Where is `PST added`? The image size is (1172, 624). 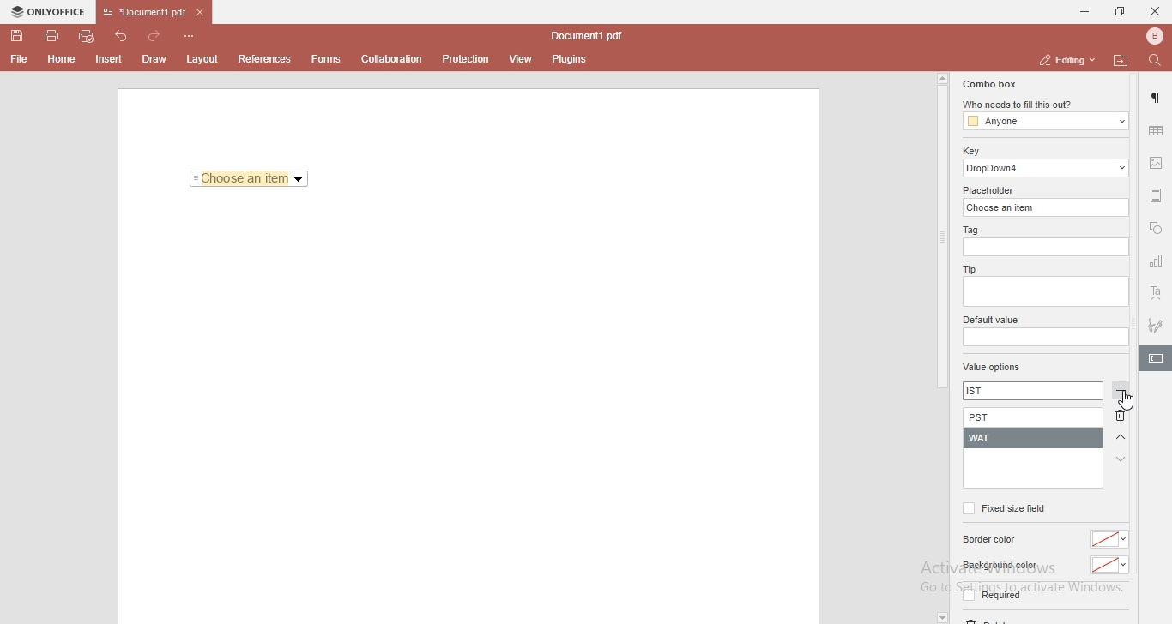 PST added is located at coordinates (1036, 418).